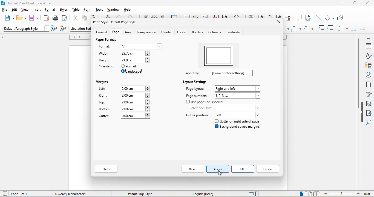  I want to click on new, so click(8, 17).